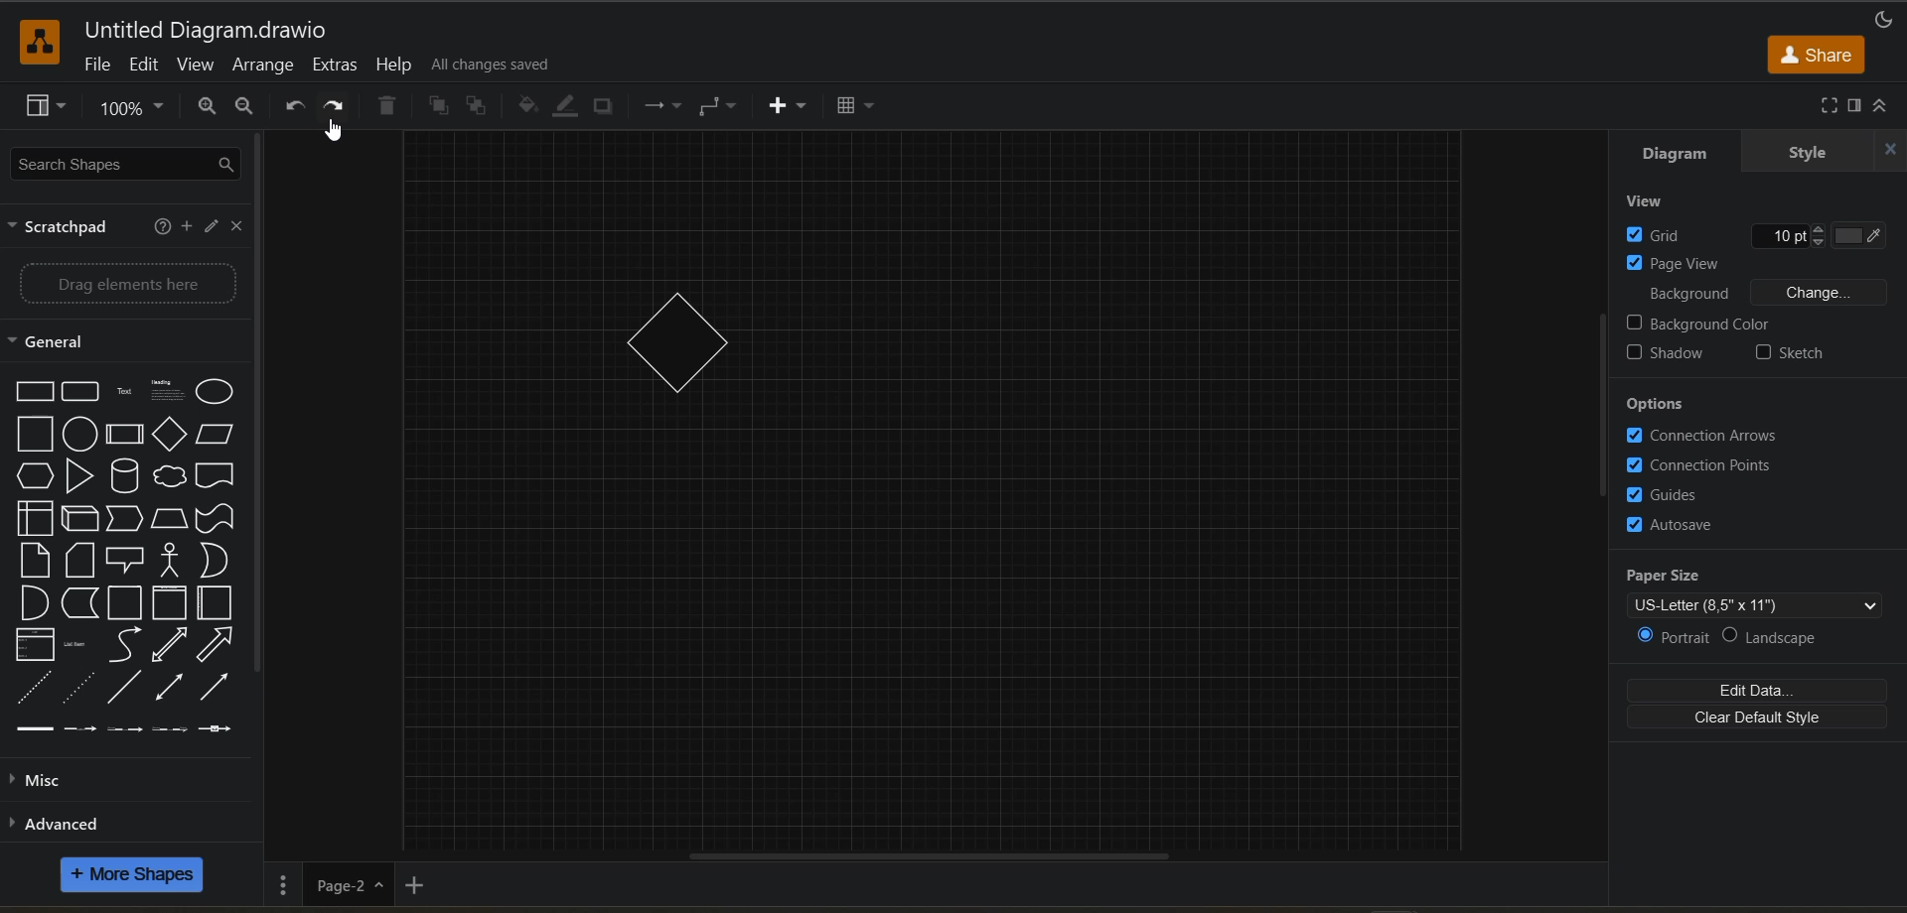  I want to click on file, so click(100, 65).